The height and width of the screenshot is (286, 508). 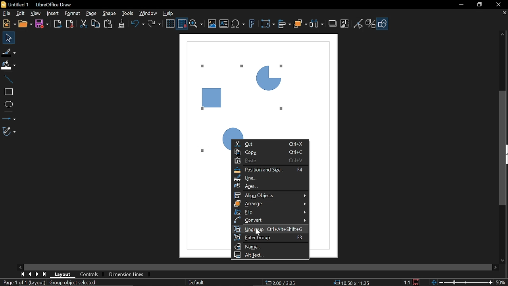 I want to click on Name, so click(x=268, y=247).